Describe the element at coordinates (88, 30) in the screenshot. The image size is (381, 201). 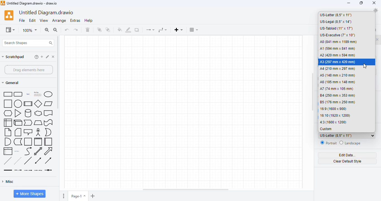
I see `delete` at that location.